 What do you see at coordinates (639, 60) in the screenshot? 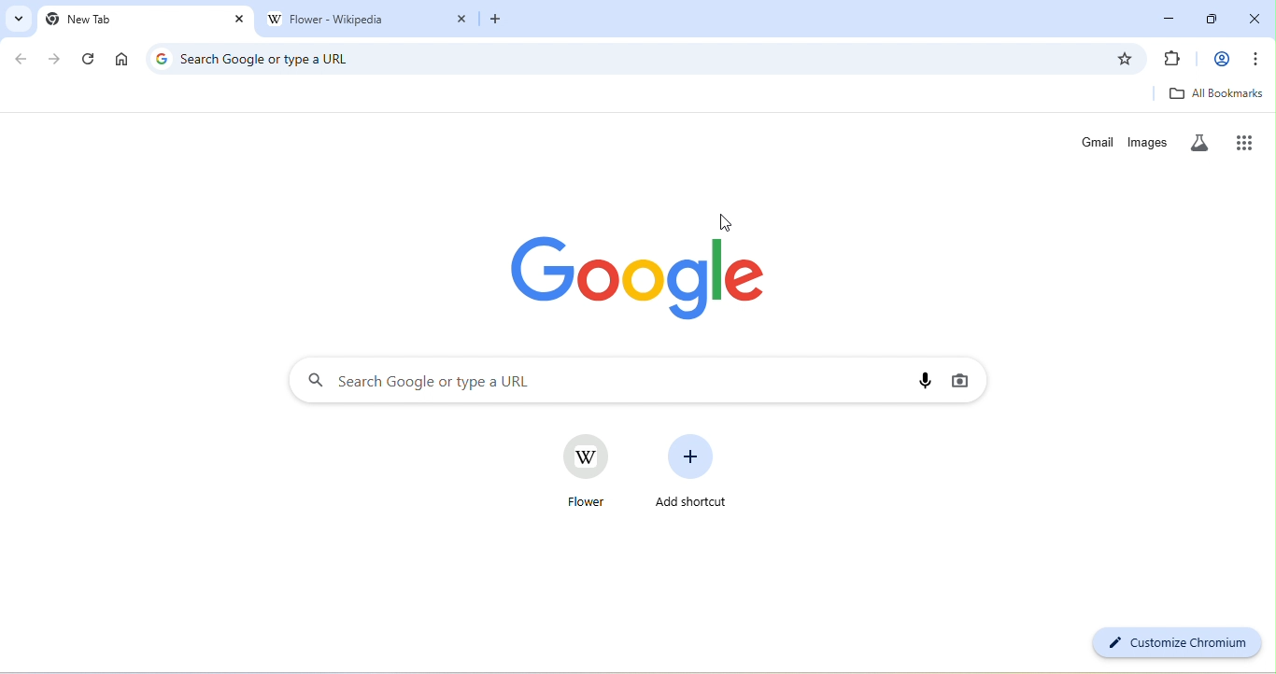
I see `search google or type a URL` at bounding box center [639, 60].